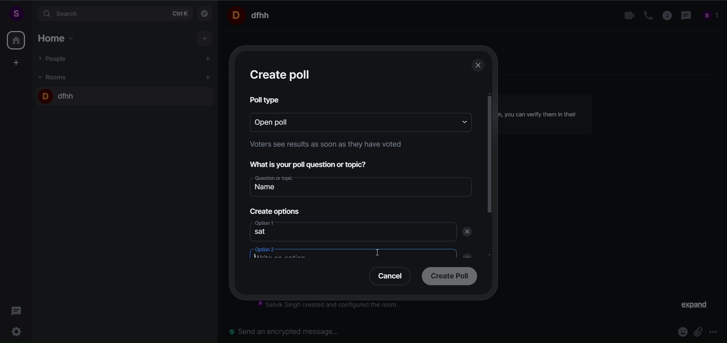 Image resolution: width=727 pixels, height=343 pixels. What do you see at coordinates (114, 14) in the screenshot?
I see `search bar` at bounding box center [114, 14].